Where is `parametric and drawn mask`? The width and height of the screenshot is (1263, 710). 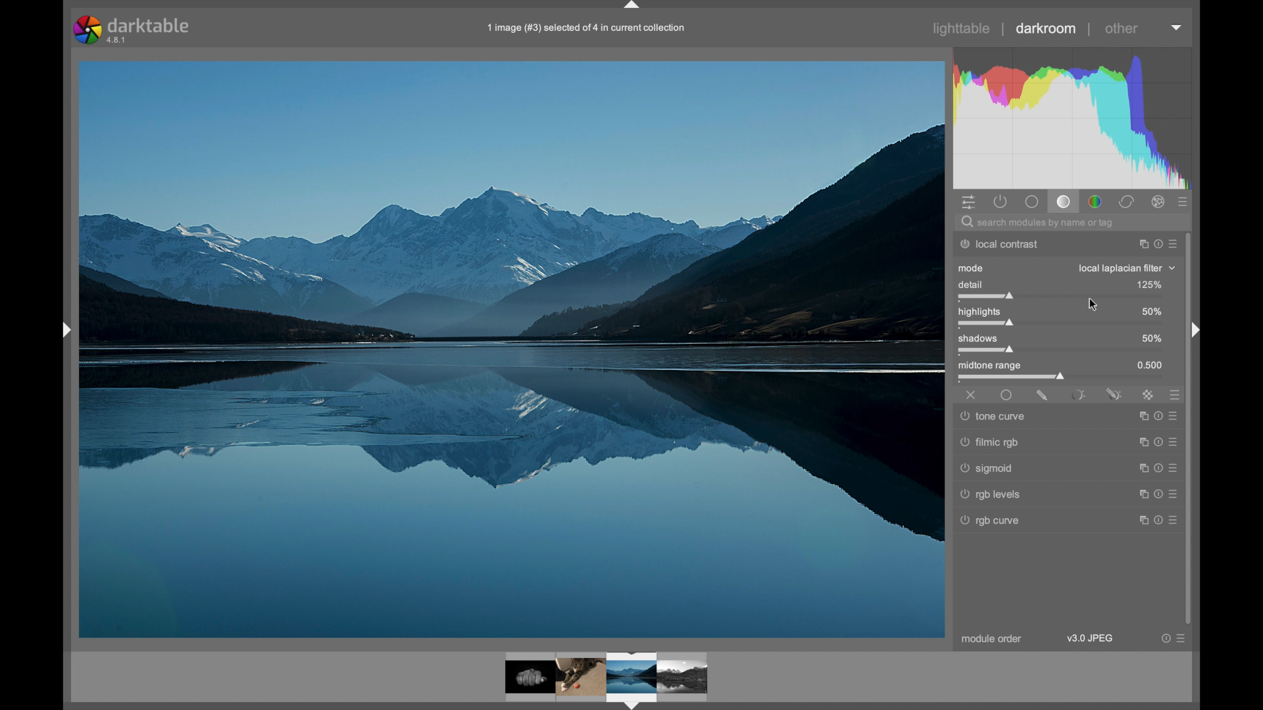
parametric and drawn mask is located at coordinates (1114, 394).